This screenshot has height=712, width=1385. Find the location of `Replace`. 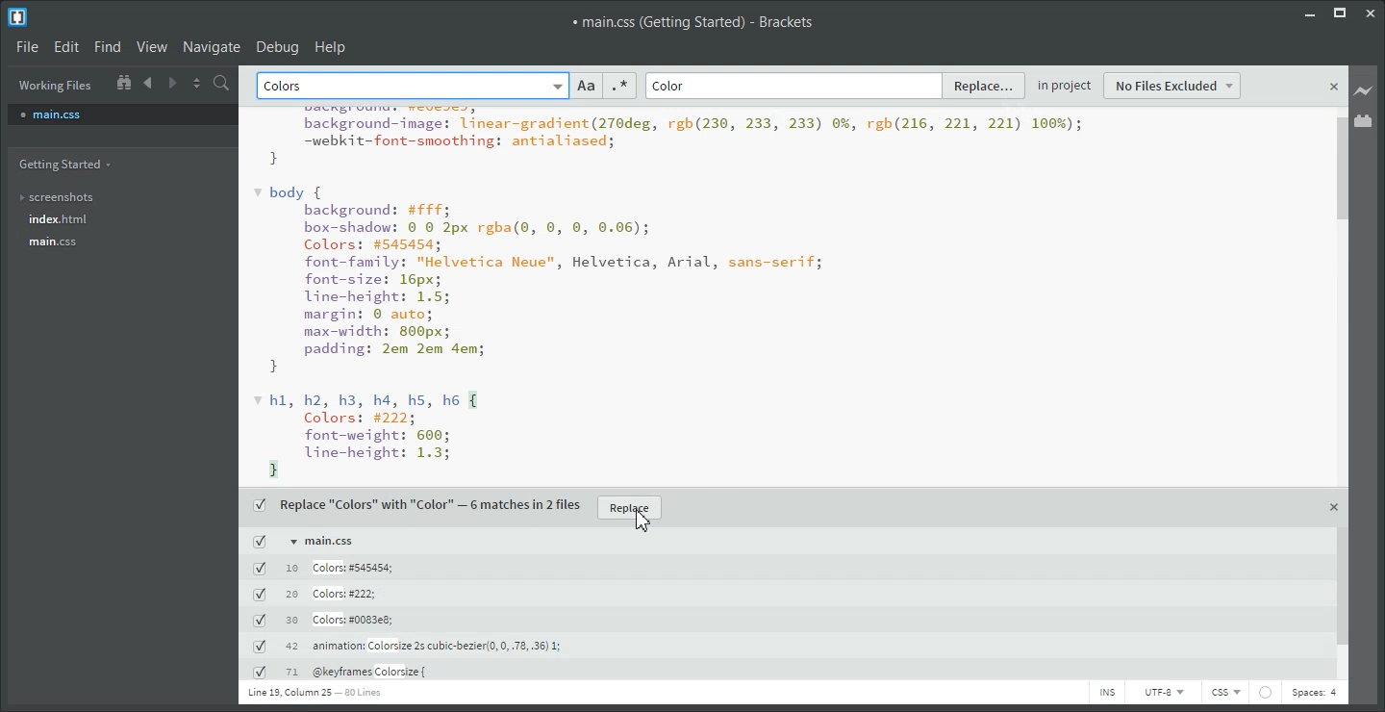

Replace is located at coordinates (630, 508).